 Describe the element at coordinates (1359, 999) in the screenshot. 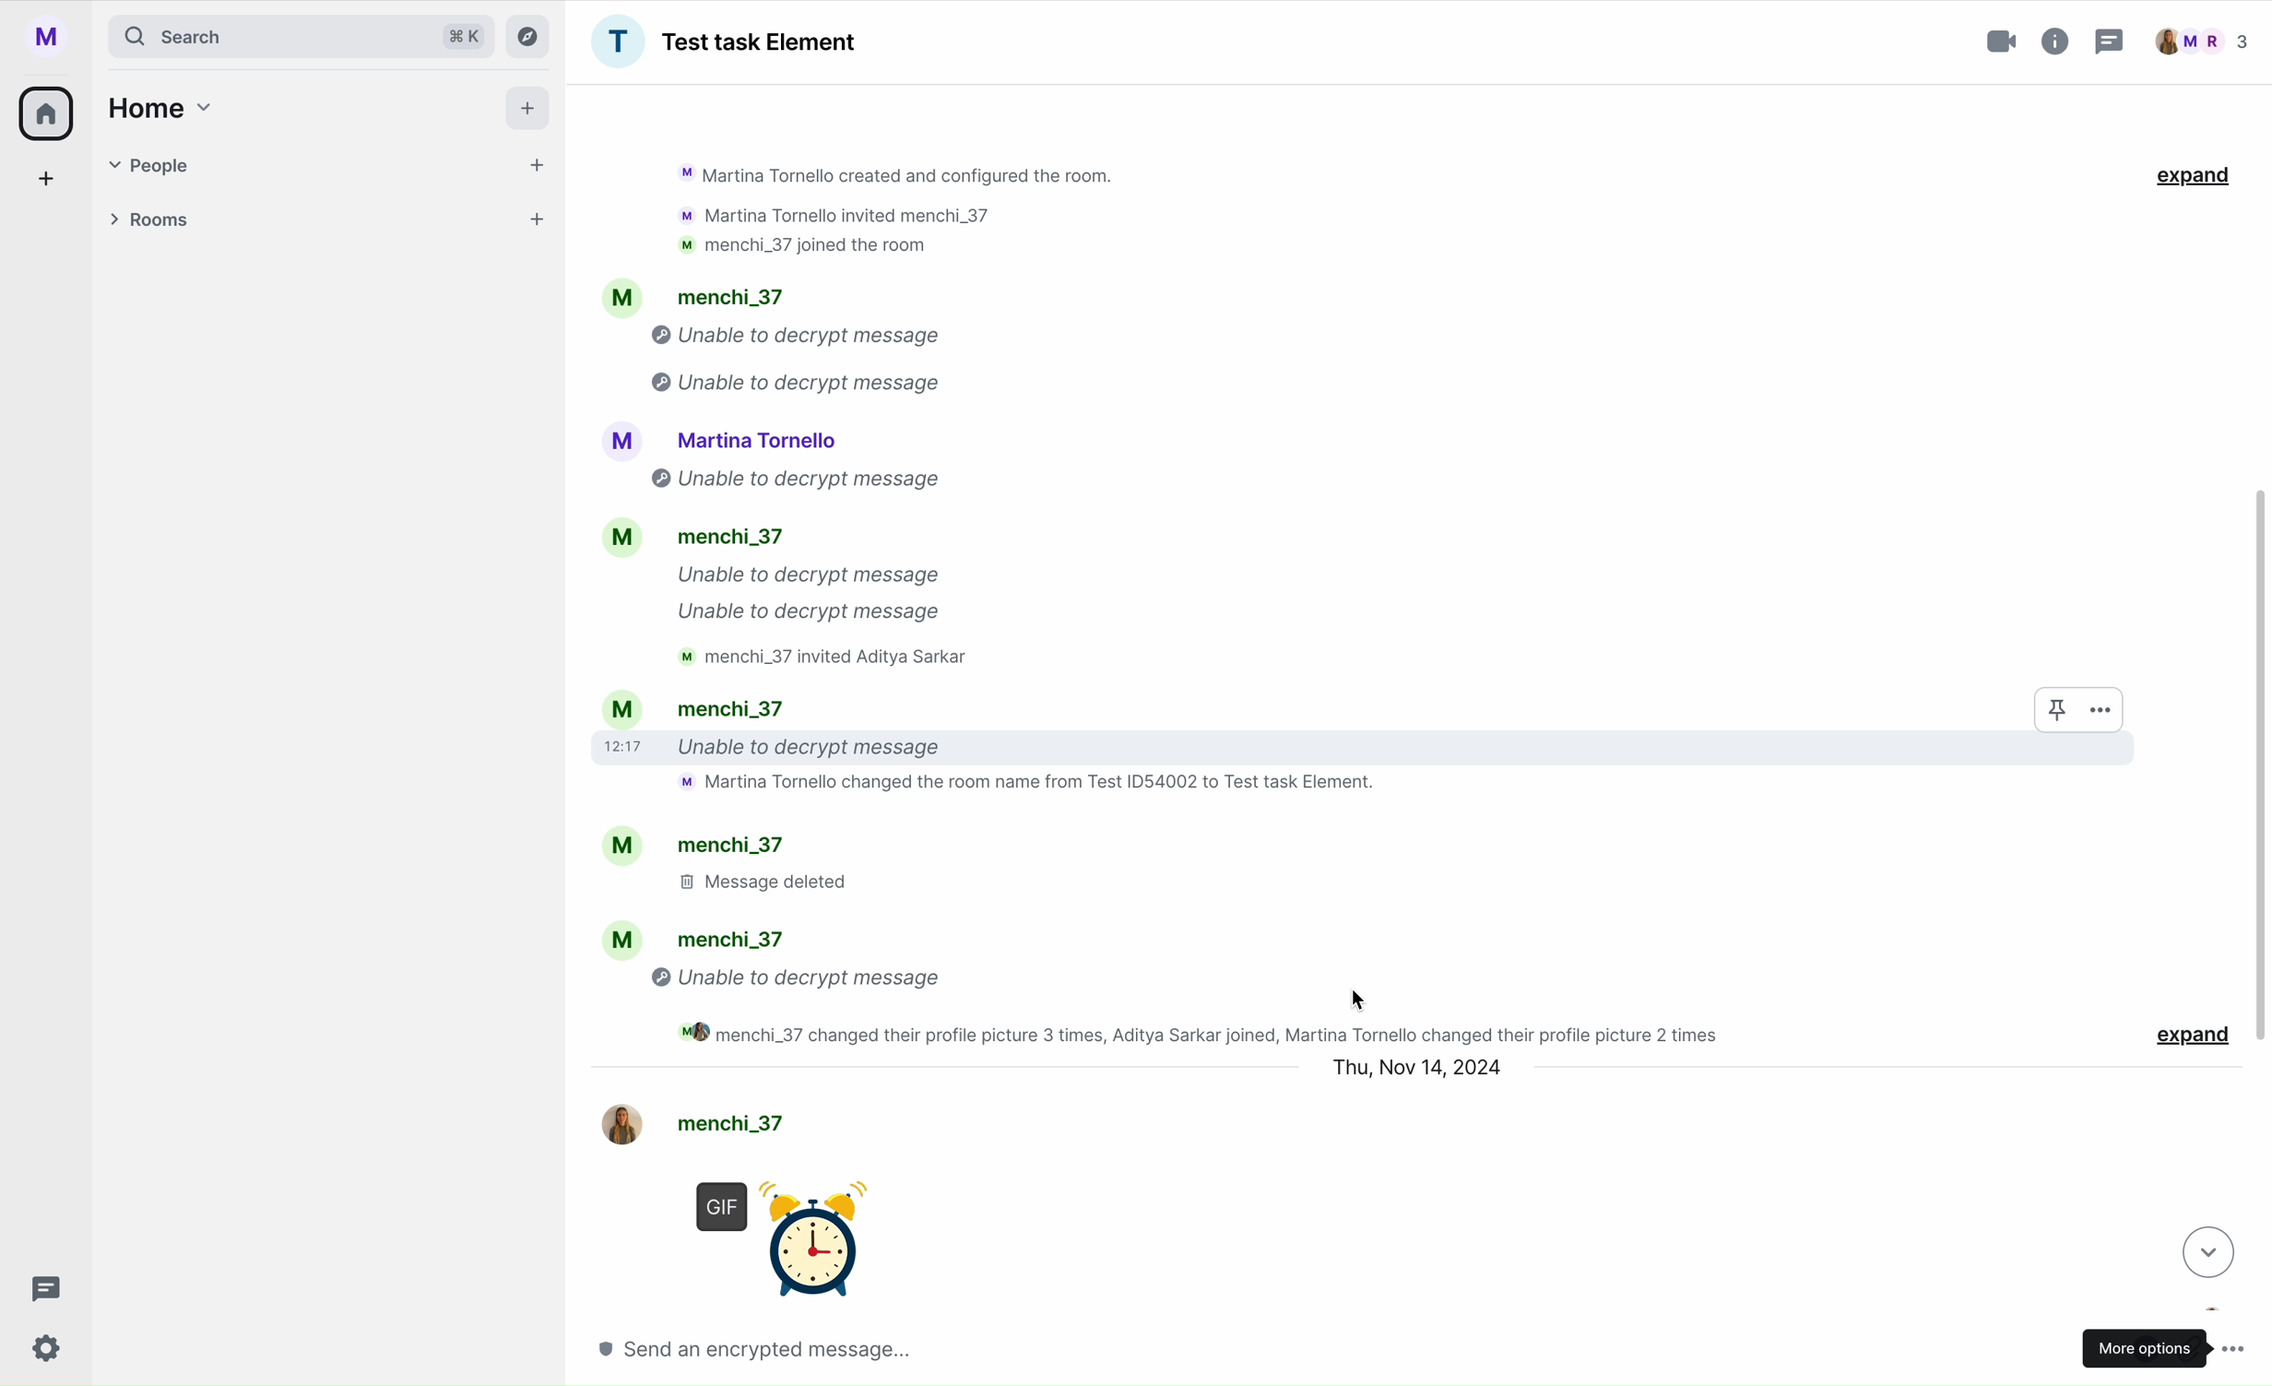

I see `cursor` at that location.